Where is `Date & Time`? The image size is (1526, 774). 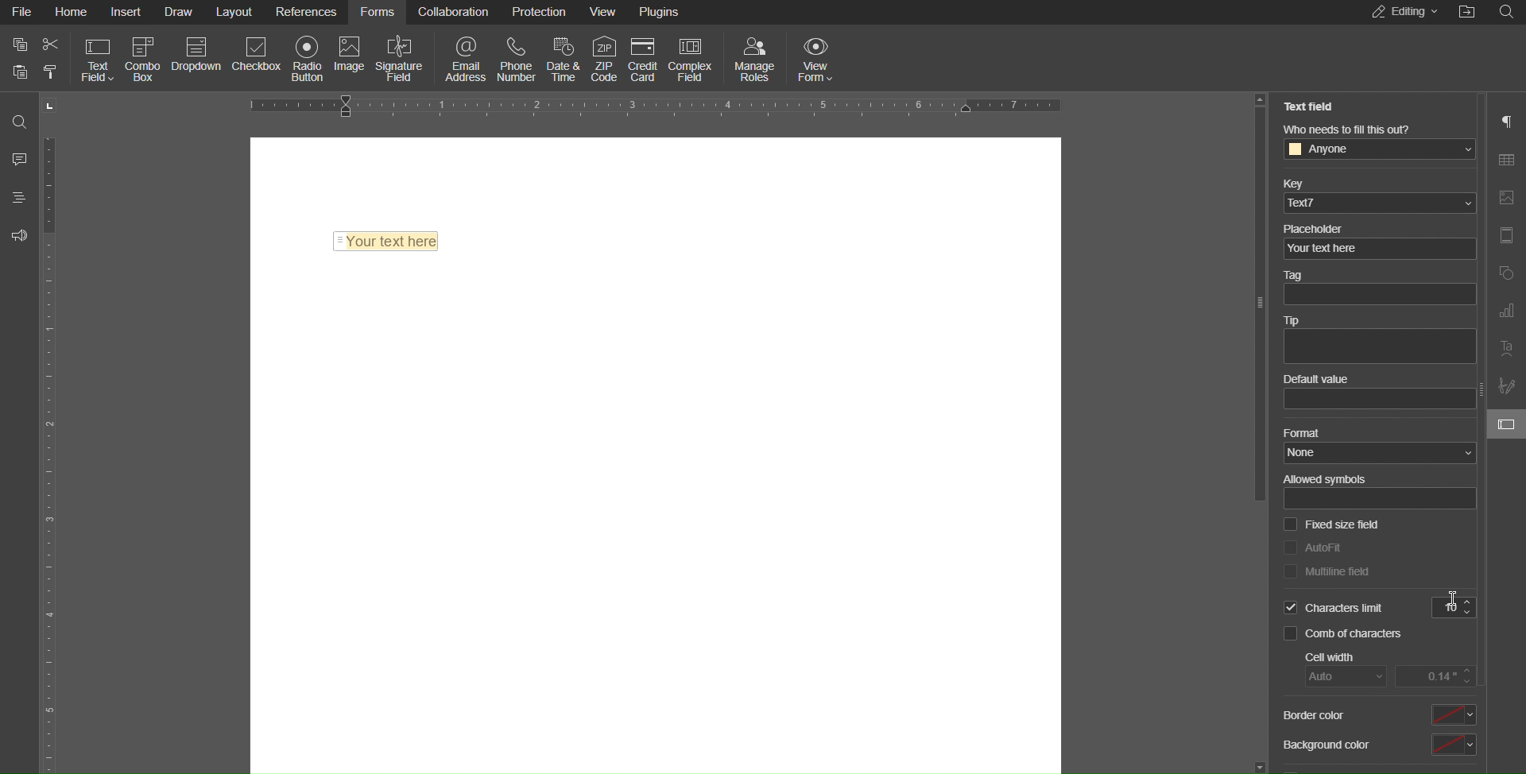
Date & Time is located at coordinates (567, 56).